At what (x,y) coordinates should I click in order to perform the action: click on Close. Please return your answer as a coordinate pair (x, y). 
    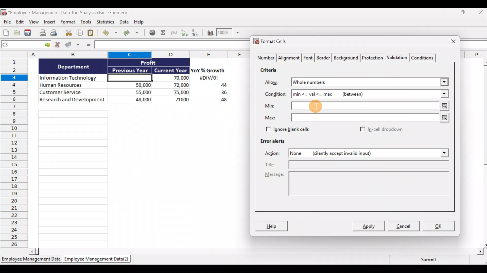
    Looking at the image, I should click on (480, 13).